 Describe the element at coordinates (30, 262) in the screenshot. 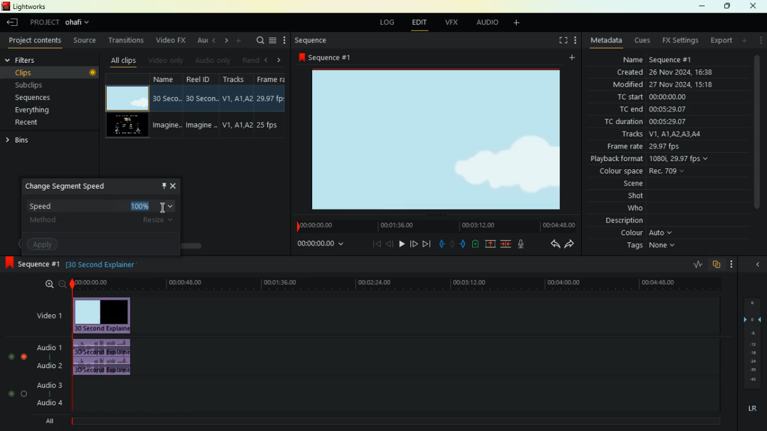

I see `sequence` at that location.